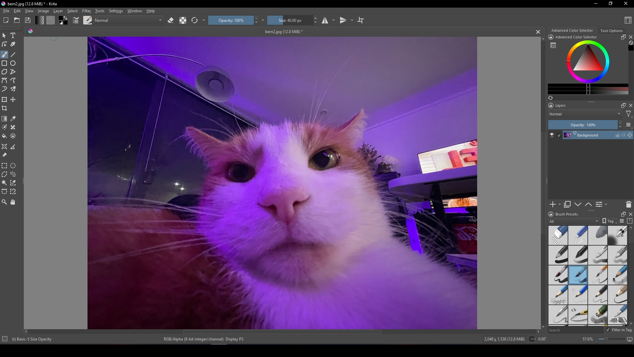 This screenshot has height=357, width=634. I want to click on Fill gradients, so click(39, 20).